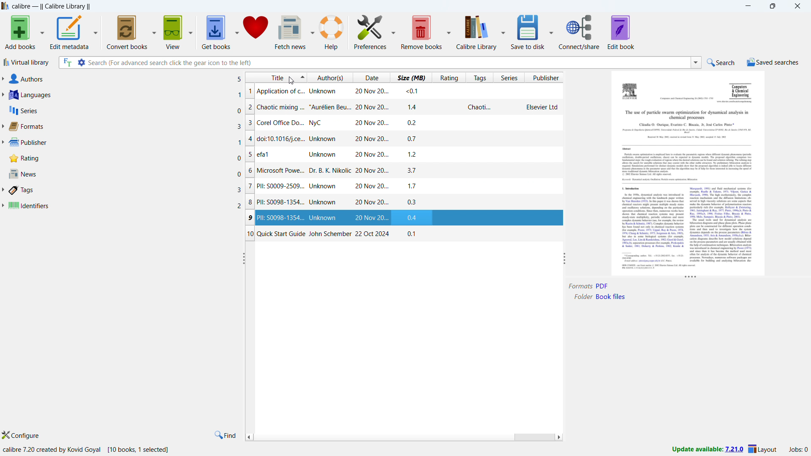  What do you see at coordinates (325, 171) in the screenshot?
I see `Microsoft Powe... Dr. B. K. Nikolic 20 Nov 20...` at bounding box center [325, 171].